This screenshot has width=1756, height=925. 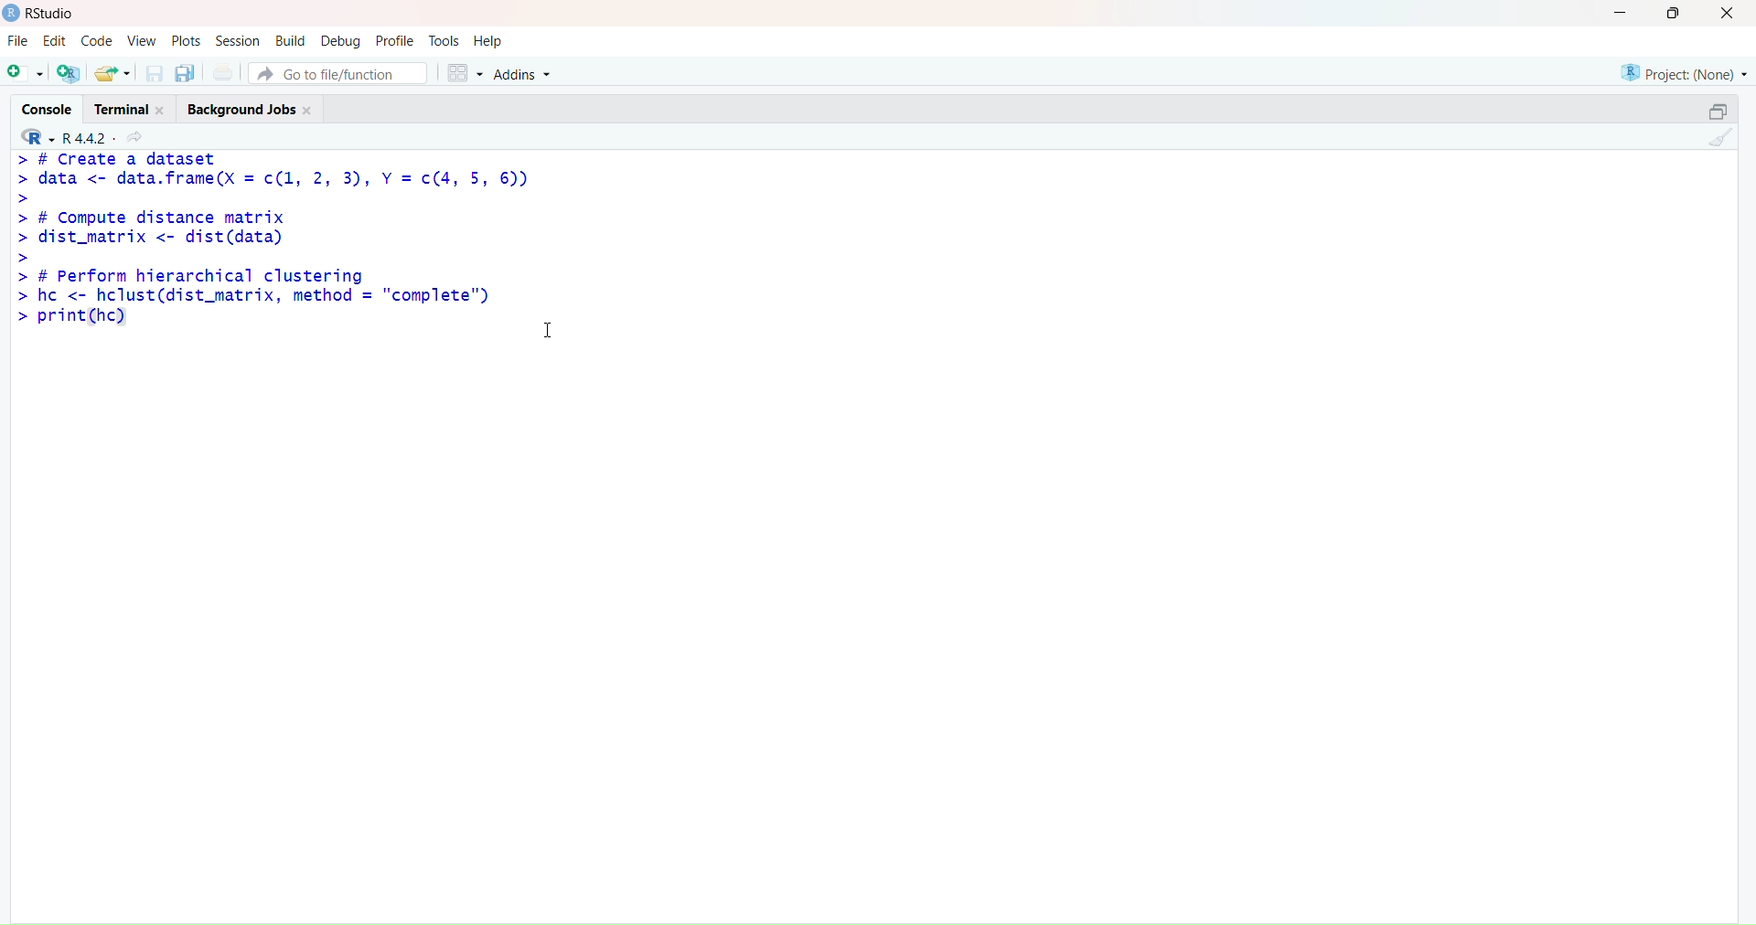 What do you see at coordinates (98, 42) in the screenshot?
I see `Code` at bounding box center [98, 42].